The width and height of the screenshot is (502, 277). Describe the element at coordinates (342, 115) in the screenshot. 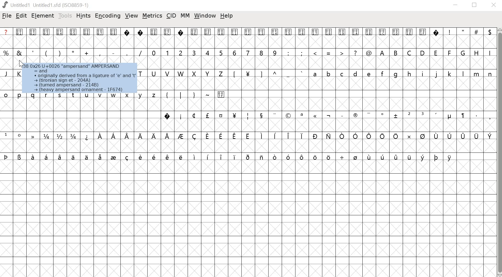

I see `_` at that location.